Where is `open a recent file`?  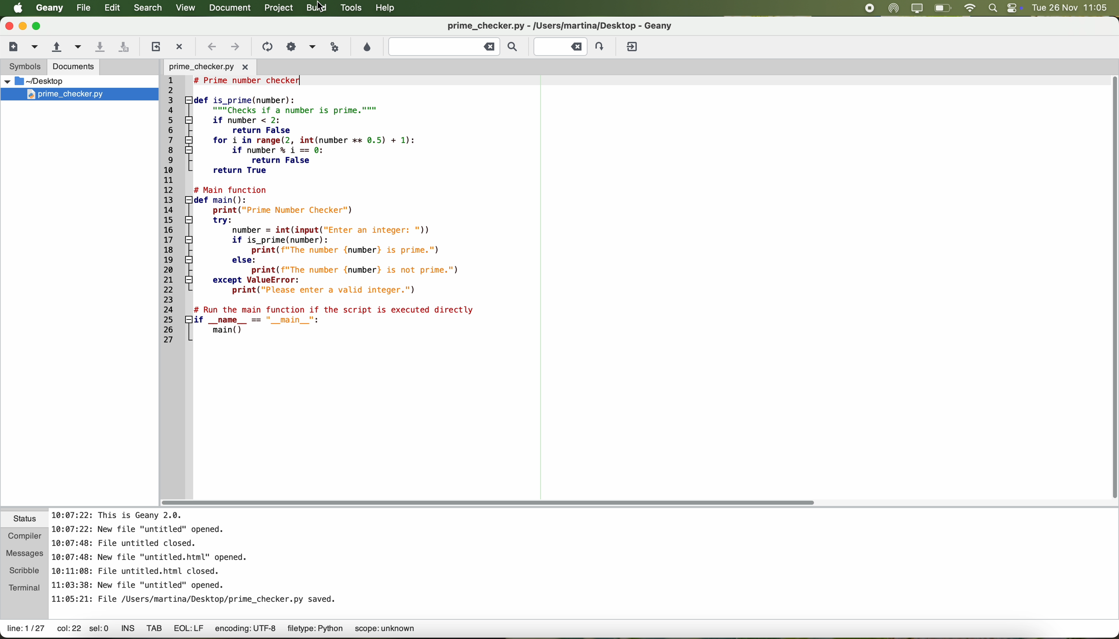
open a recent file is located at coordinates (76, 47).